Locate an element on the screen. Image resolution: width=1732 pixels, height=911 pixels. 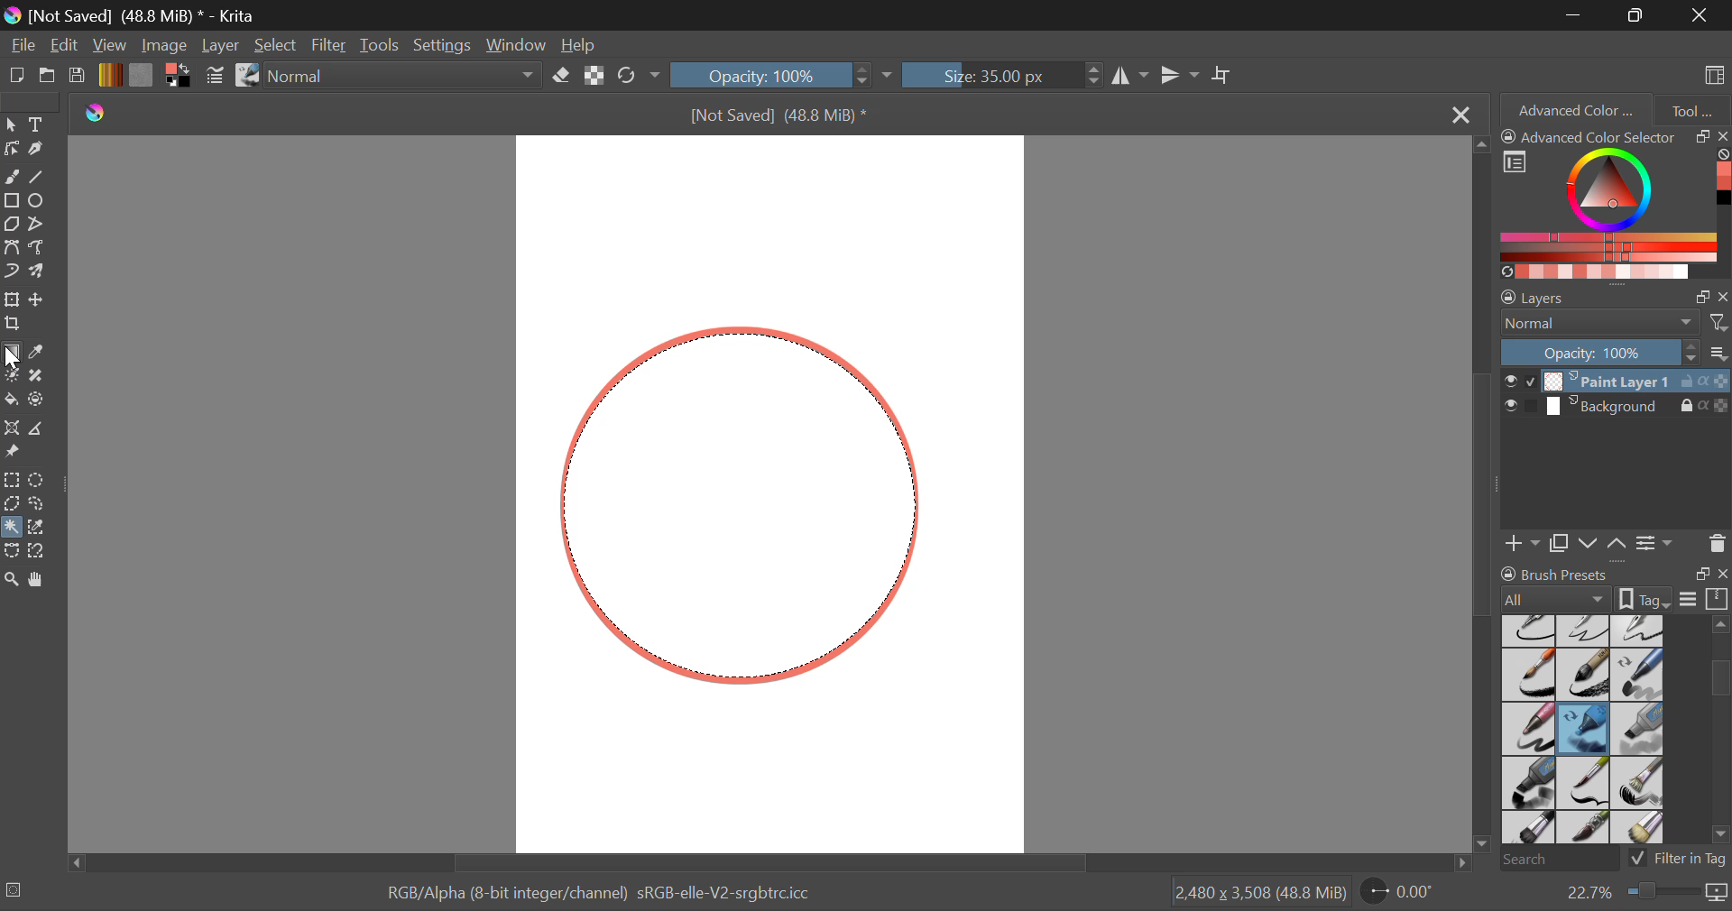
Copy is located at coordinates (1562, 540).